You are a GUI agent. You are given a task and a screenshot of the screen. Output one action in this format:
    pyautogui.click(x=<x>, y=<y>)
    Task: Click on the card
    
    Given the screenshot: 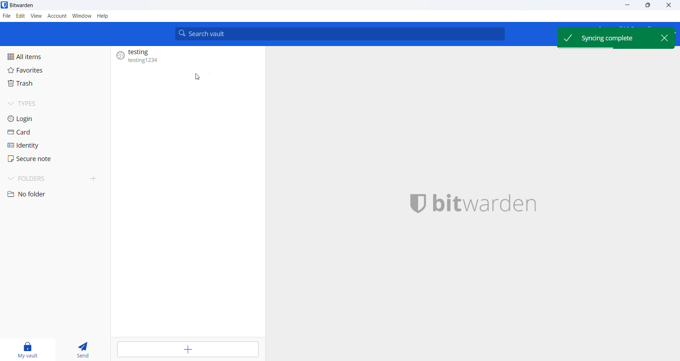 What is the action you would take?
    pyautogui.click(x=34, y=132)
    